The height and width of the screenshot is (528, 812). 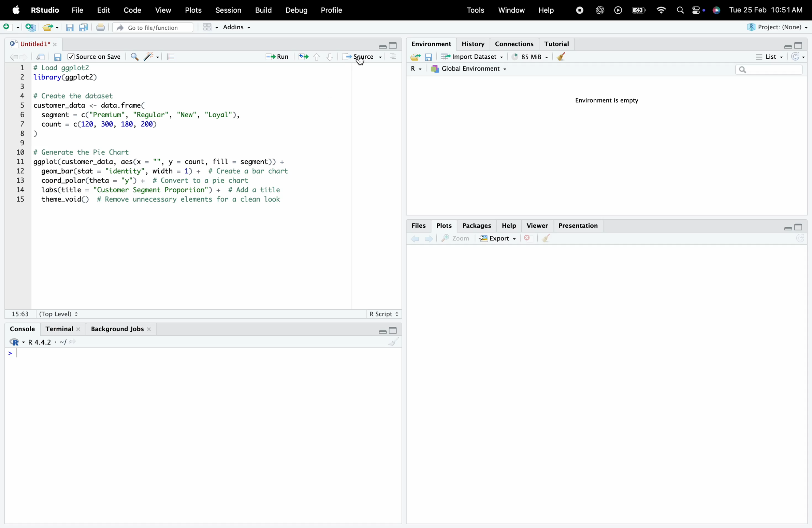 What do you see at coordinates (475, 10) in the screenshot?
I see `Tools` at bounding box center [475, 10].